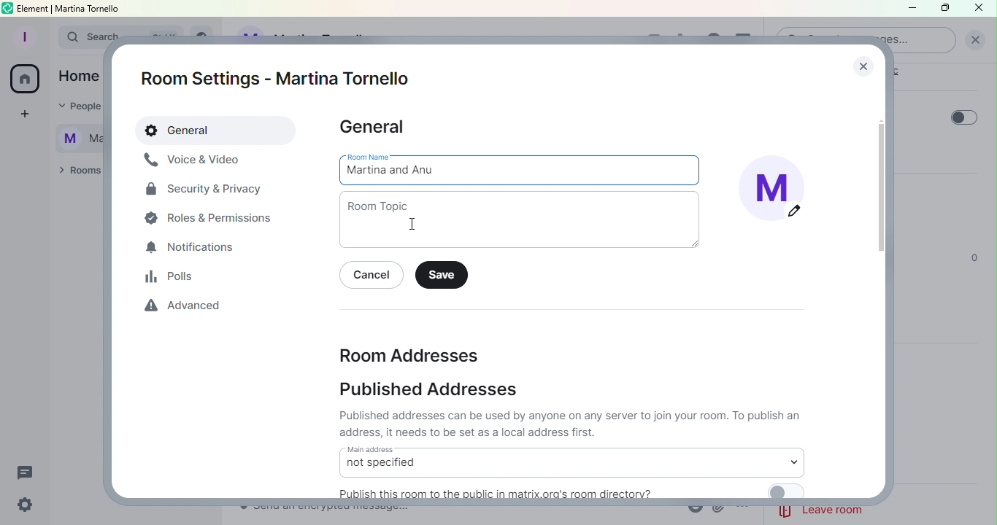  Describe the element at coordinates (74, 107) in the screenshot. I see `People` at that location.